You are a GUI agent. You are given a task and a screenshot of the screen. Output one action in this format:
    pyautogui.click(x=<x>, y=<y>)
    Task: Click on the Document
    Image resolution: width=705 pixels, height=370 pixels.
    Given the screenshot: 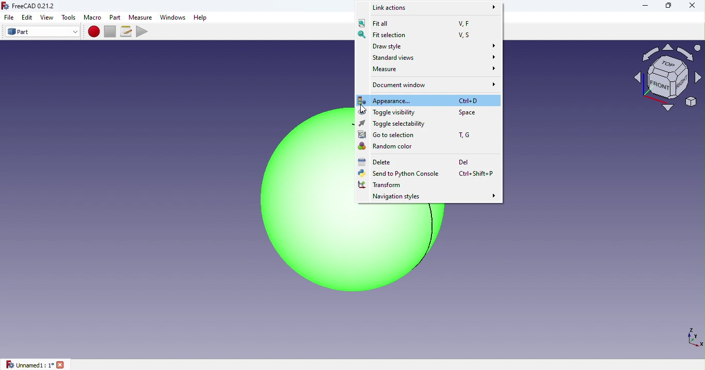 What is the action you would take?
    pyautogui.click(x=431, y=85)
    